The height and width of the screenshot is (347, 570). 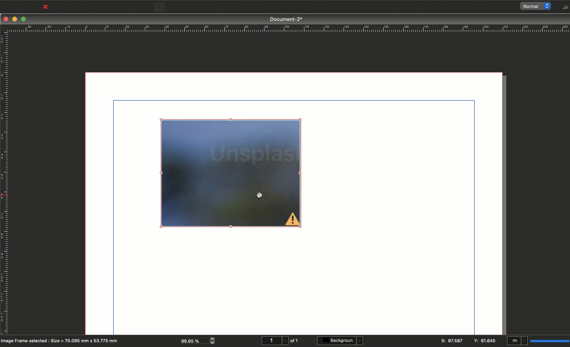 What do you see at coordinates (231, 173) in the screenshot?
I see `Image` at bounding box center [231, 173].